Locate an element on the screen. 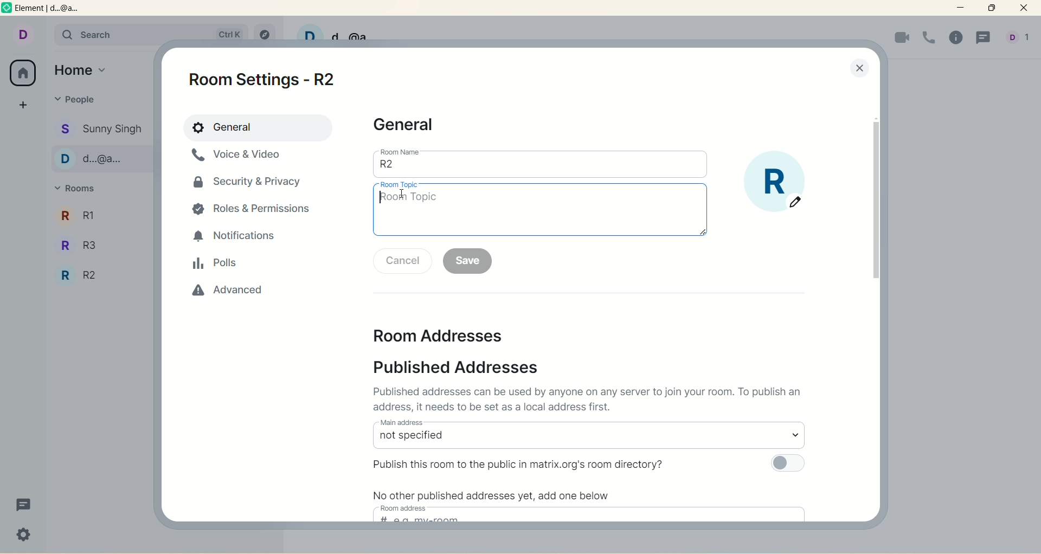 This screenshot has height=554, width=1041. close is located at coordinates (859, 69).